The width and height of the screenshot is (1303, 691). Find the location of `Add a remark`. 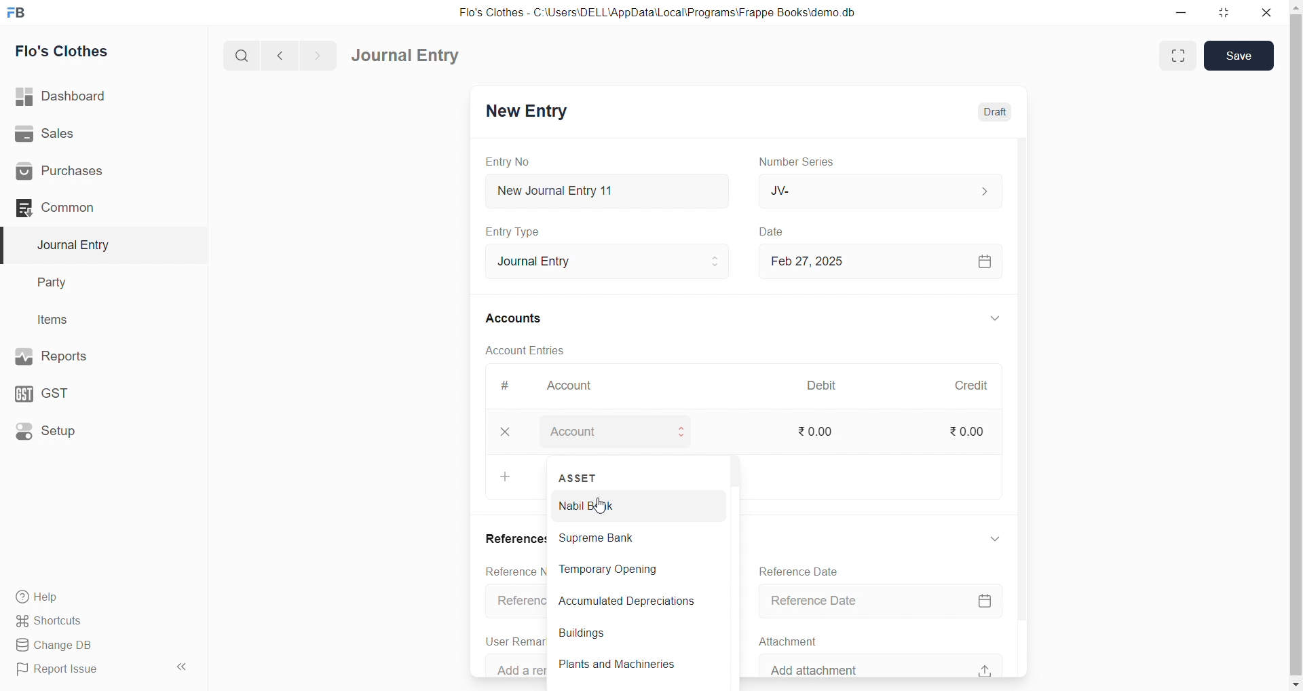

Add a remark is located at coordinates (517, 665).